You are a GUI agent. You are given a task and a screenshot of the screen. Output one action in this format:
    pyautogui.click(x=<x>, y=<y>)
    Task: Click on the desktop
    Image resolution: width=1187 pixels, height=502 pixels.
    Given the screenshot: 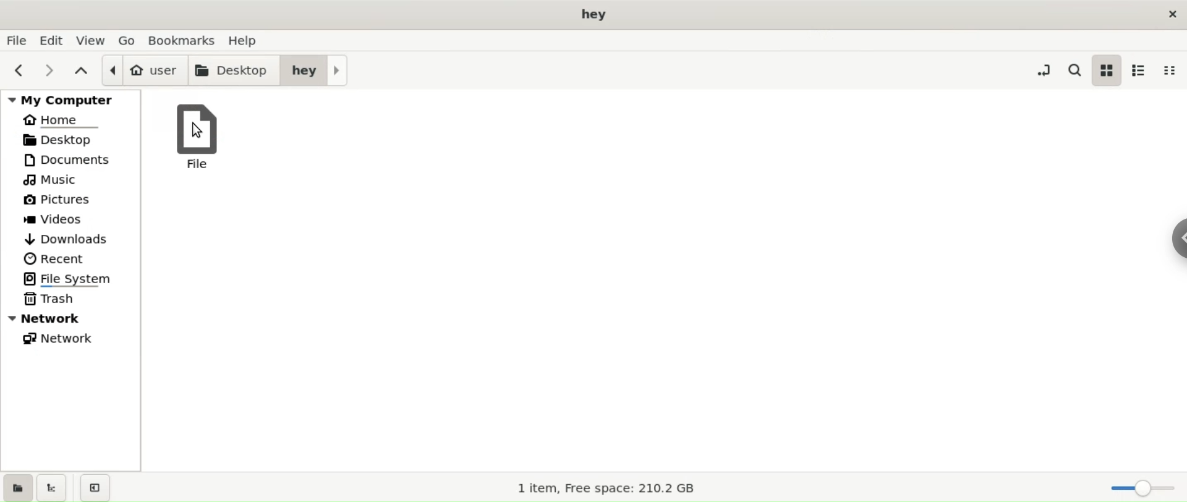 What is the action you would take?
    pyautogui.click(x=234, y=68)
    